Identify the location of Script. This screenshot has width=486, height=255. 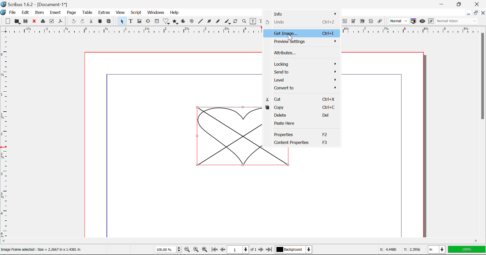
(136, 13).